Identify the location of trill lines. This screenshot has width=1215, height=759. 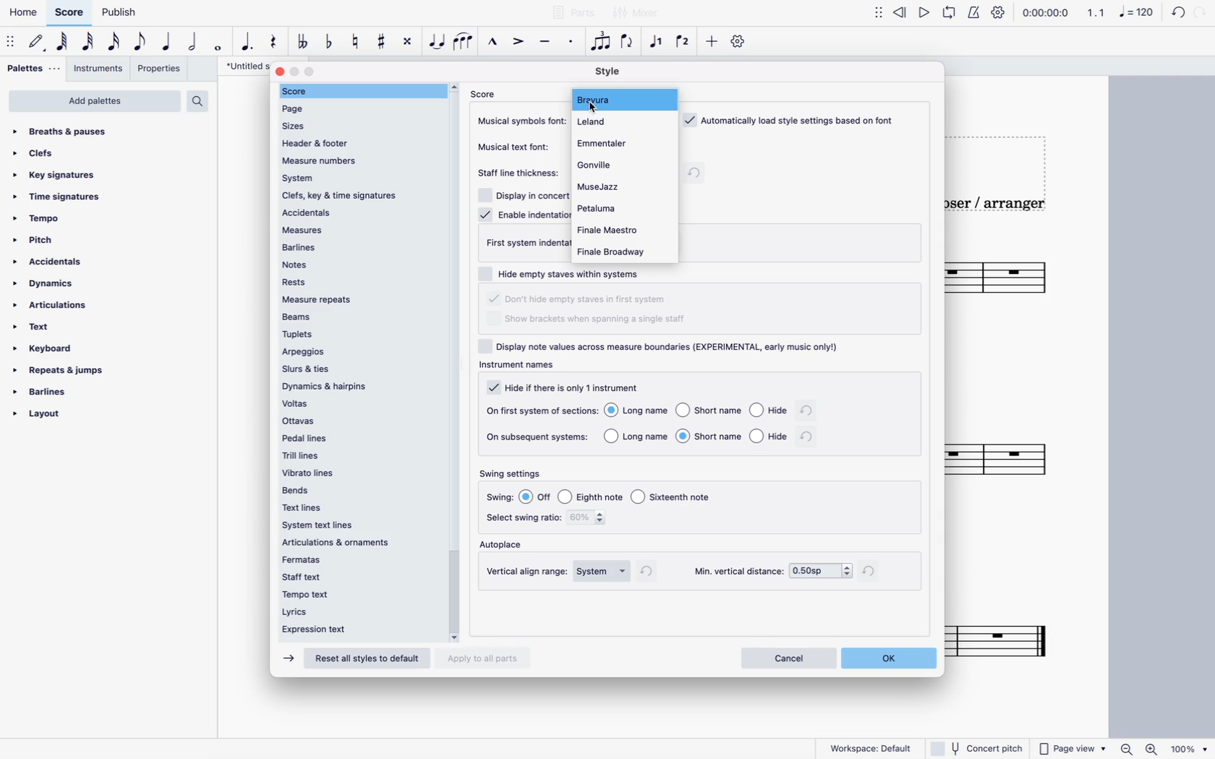
(358, 455).